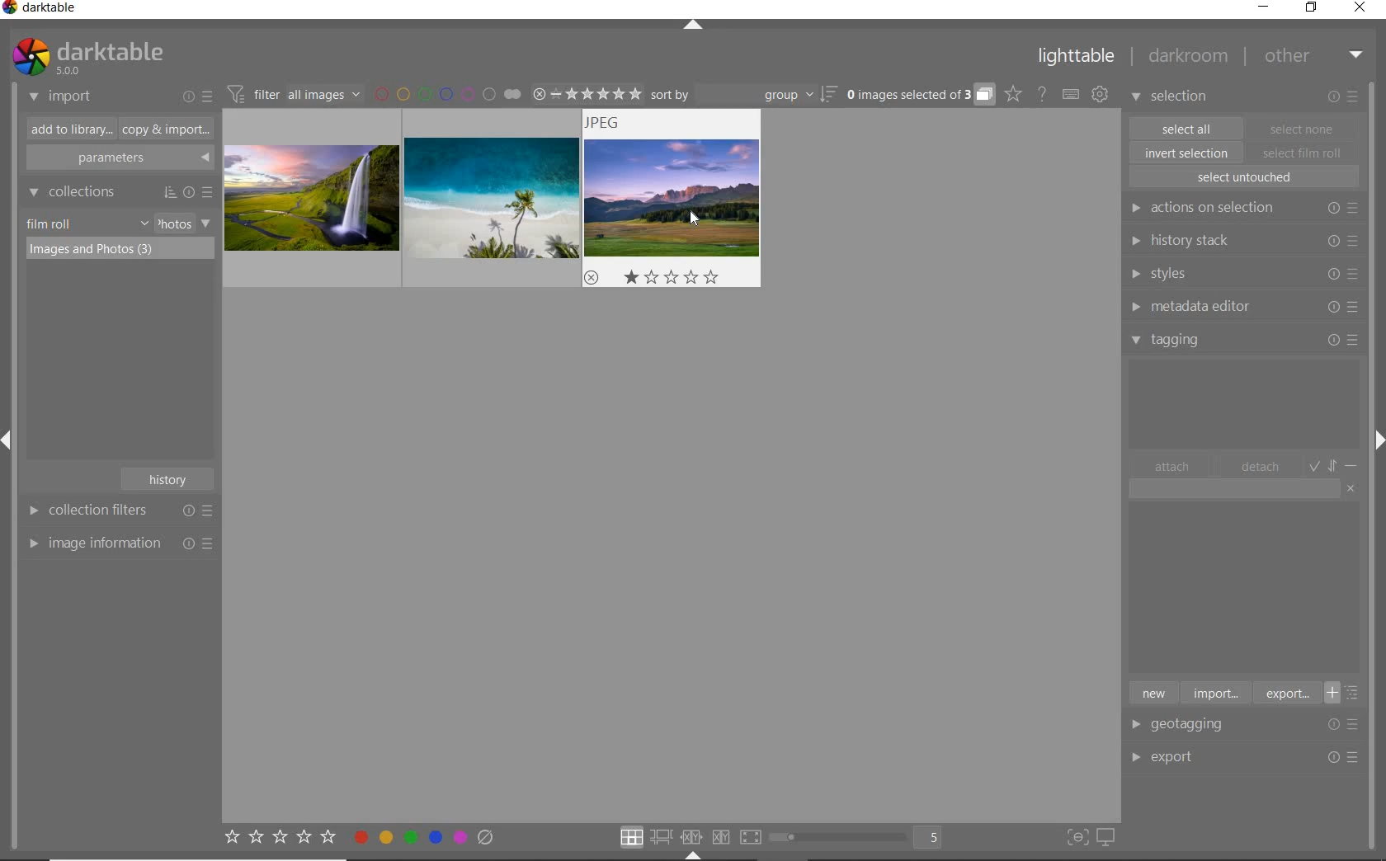  I want to click on select film roll, so click(1303, 151).